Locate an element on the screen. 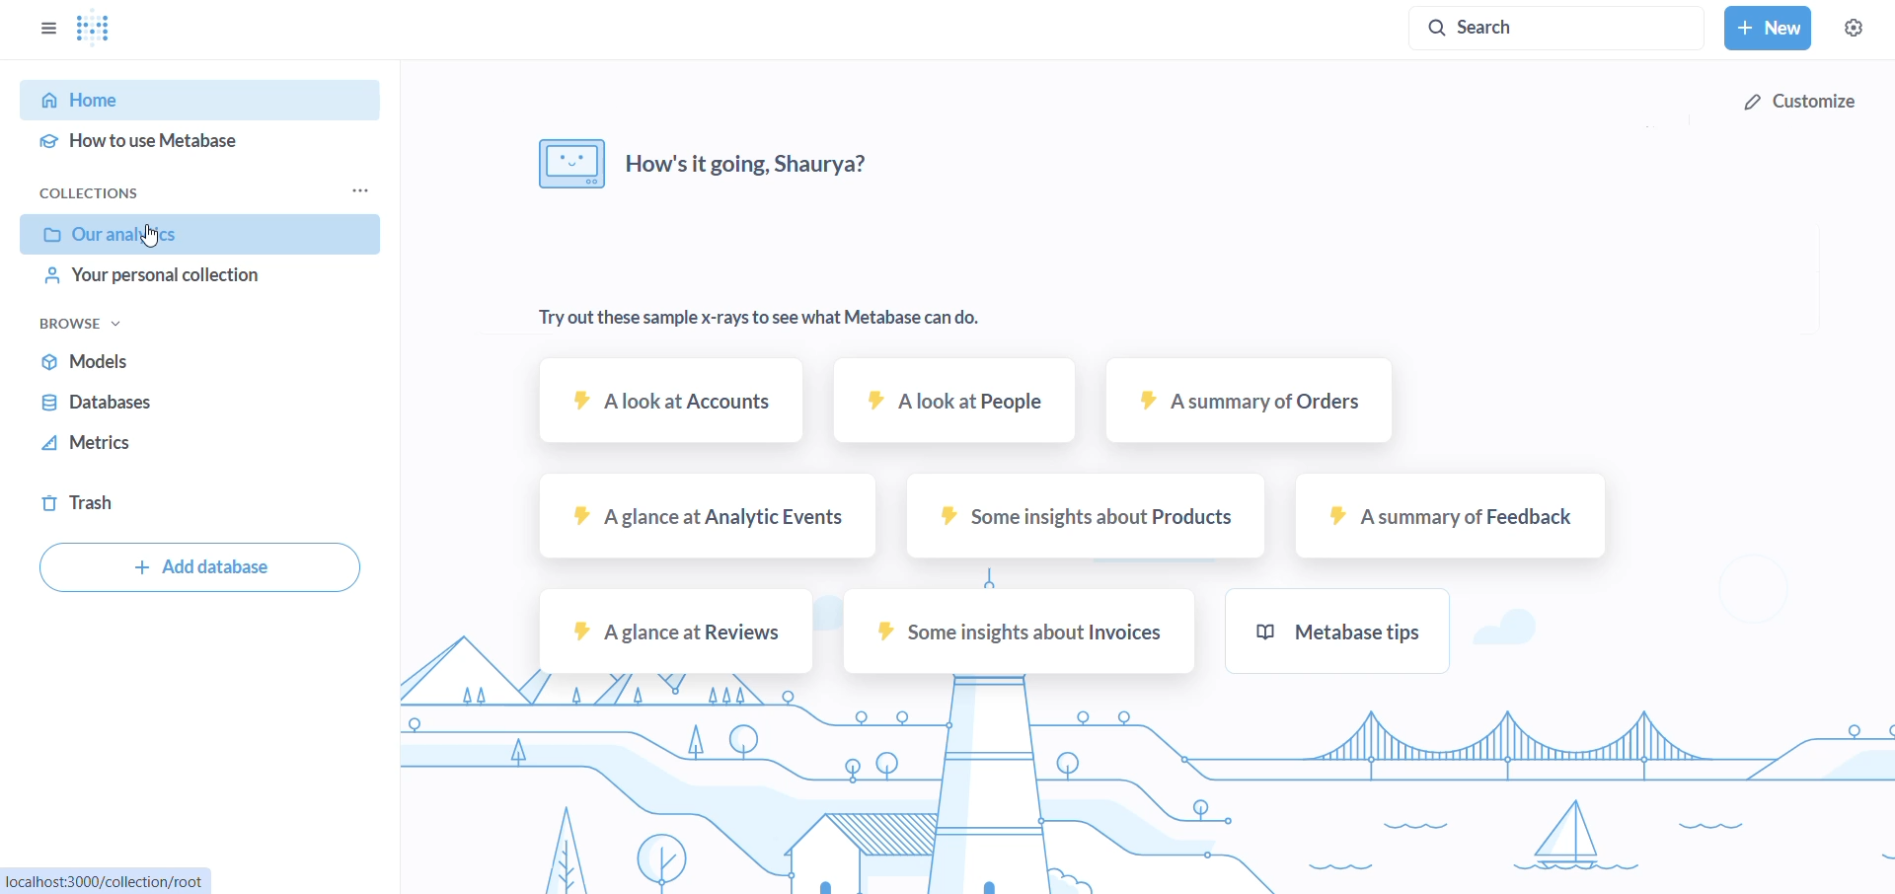  A look at people sample is located at coordinates (948, 403).